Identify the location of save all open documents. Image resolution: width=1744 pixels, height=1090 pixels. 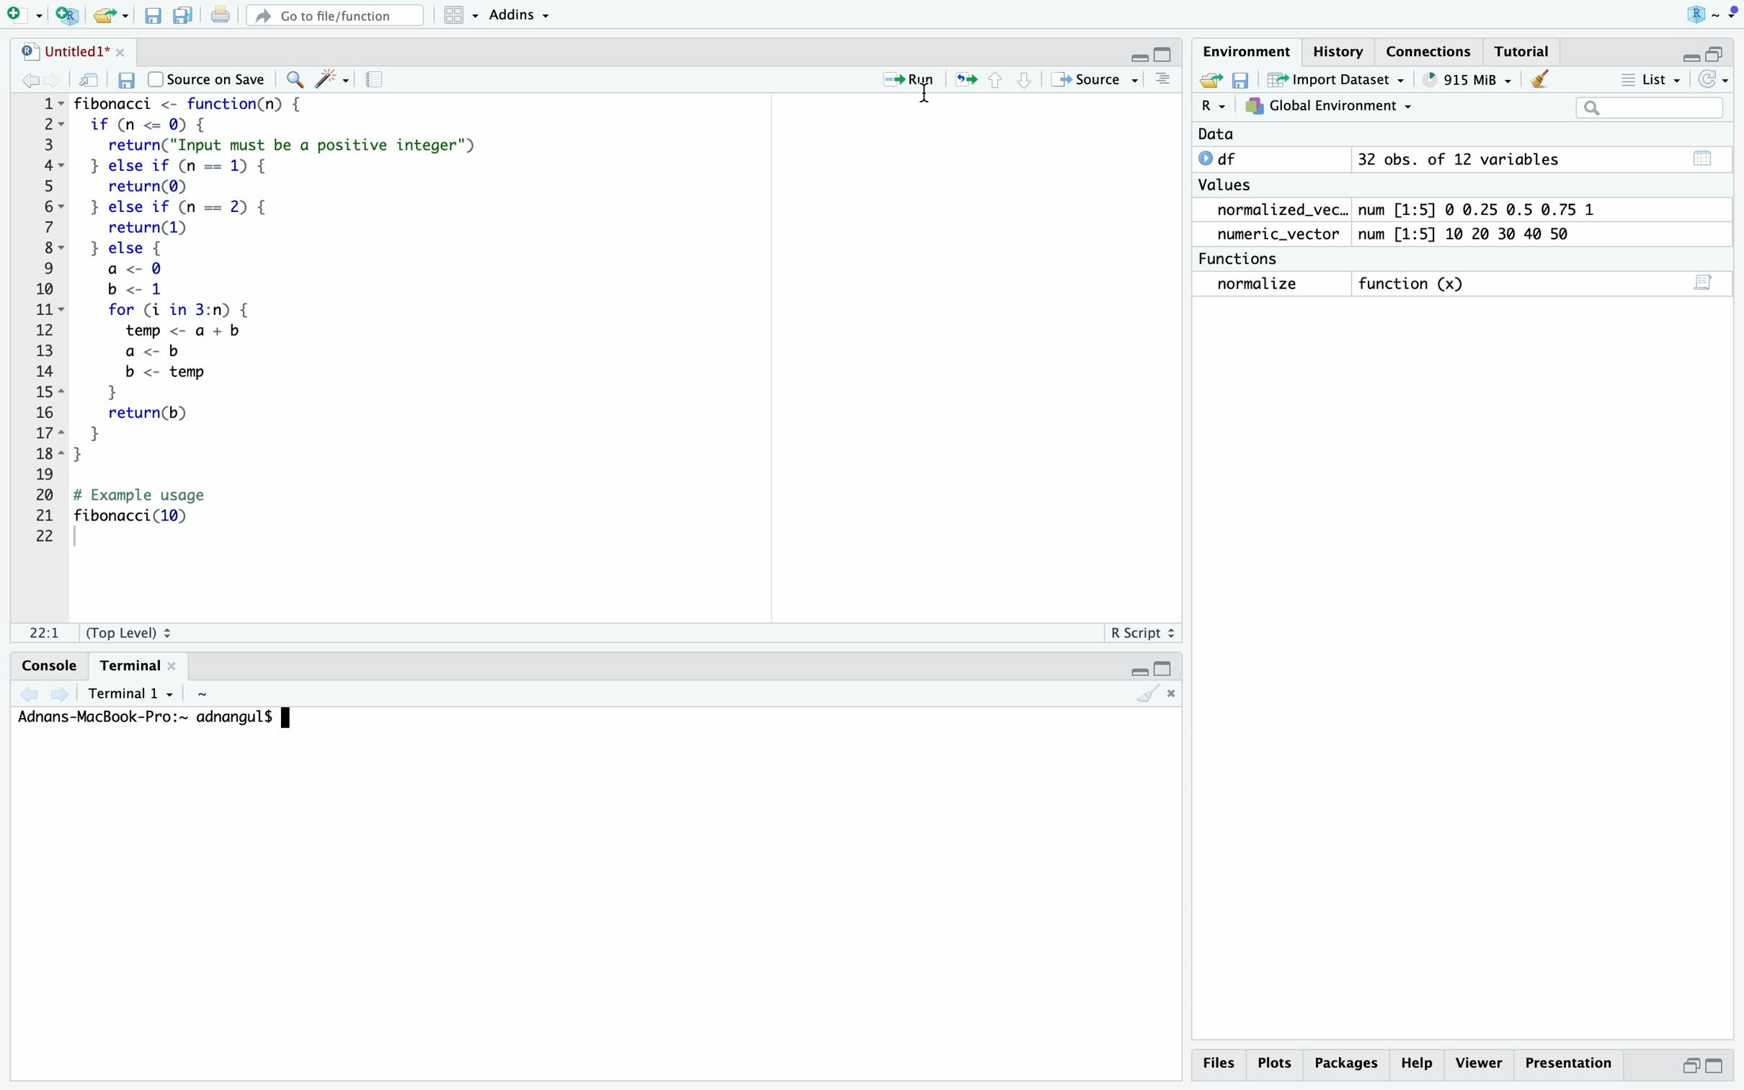
(184, 14).